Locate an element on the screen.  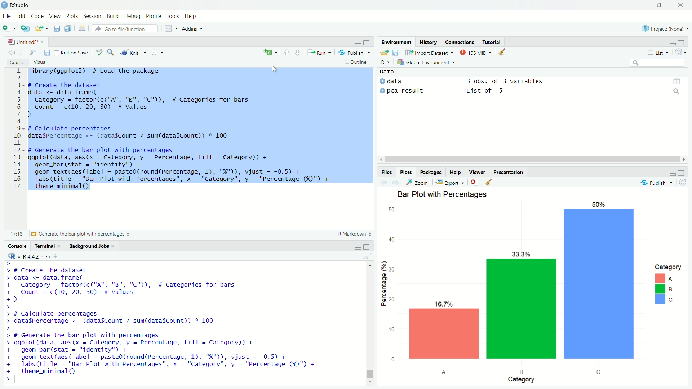
lines is located at coordinates (18, 129).